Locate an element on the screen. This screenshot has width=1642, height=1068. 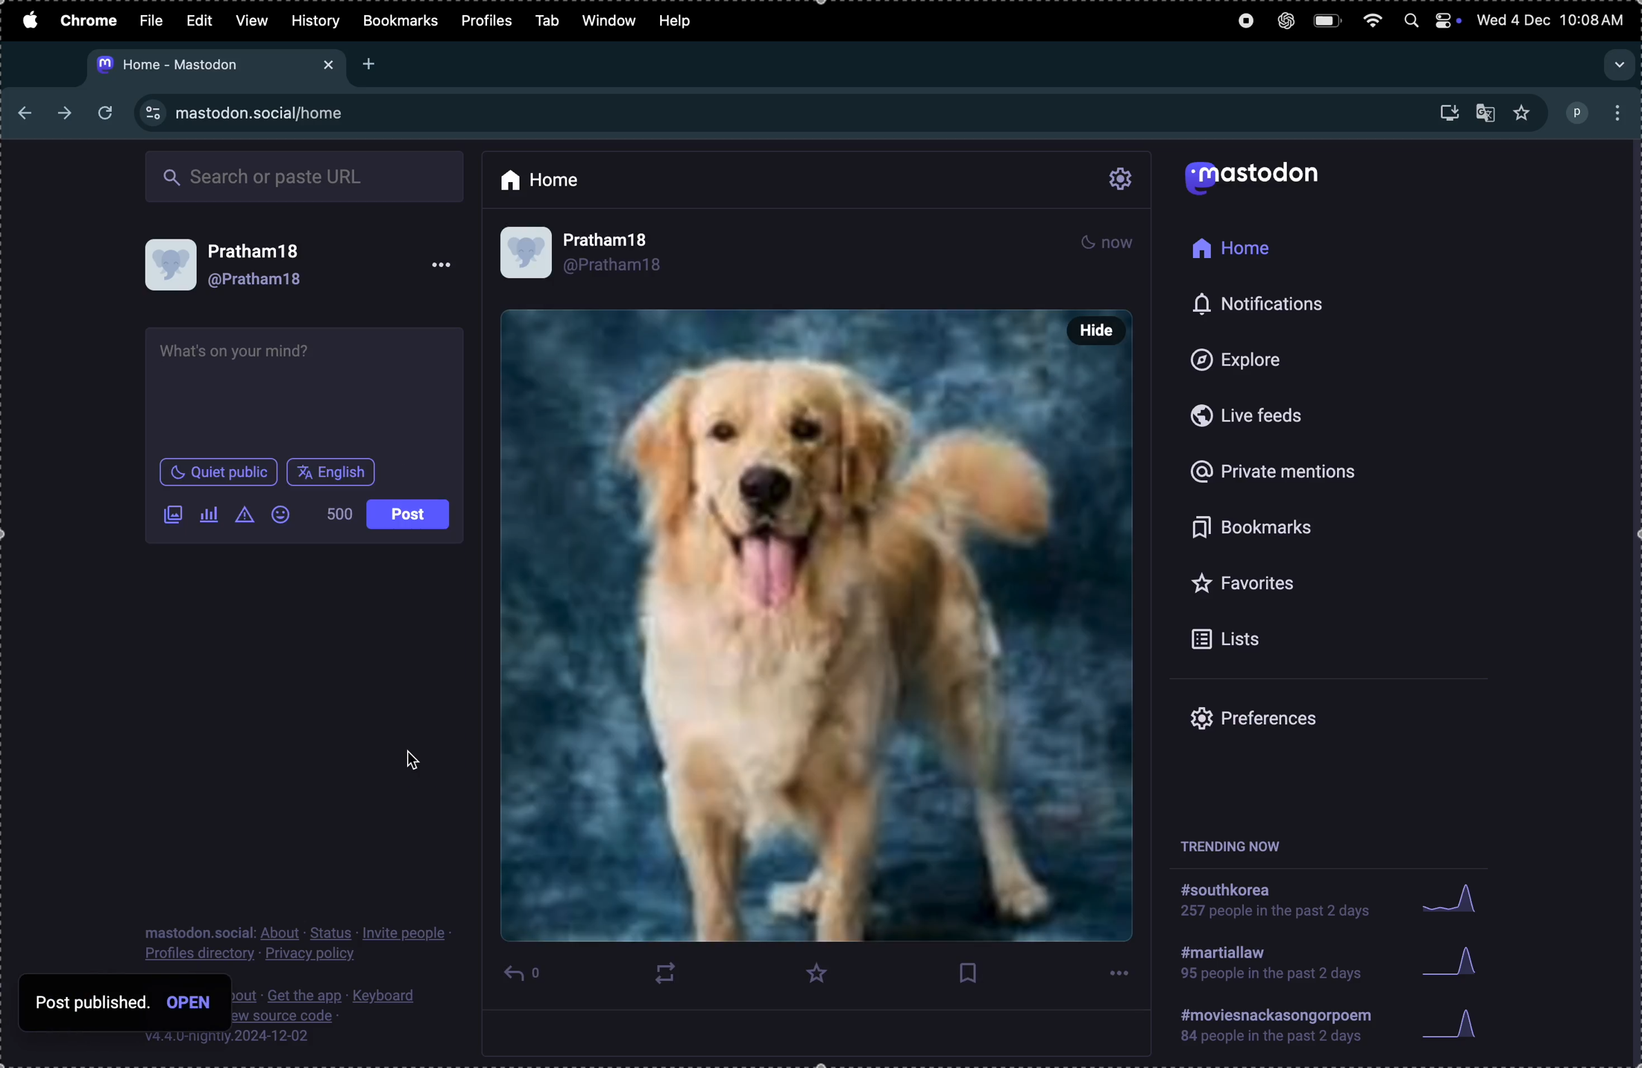
book marks is located at coordinates (1294, 525).